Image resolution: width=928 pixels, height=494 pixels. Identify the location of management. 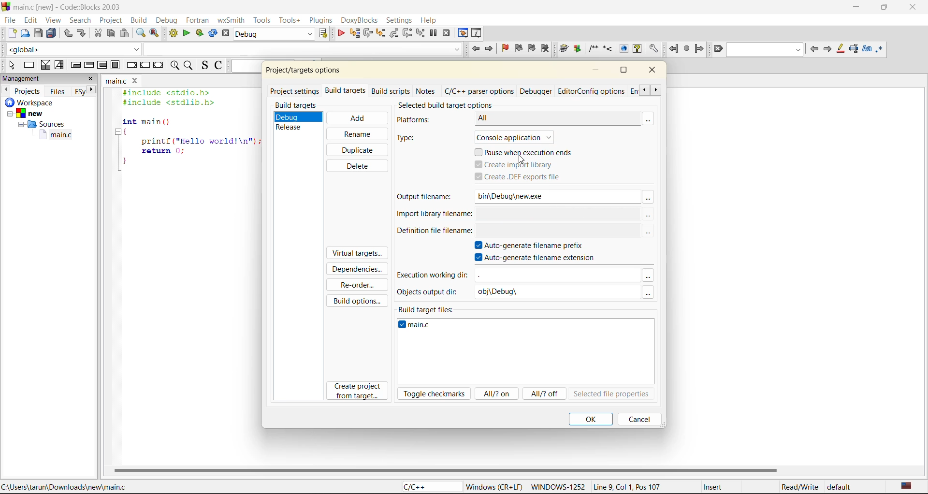
(23, 78).